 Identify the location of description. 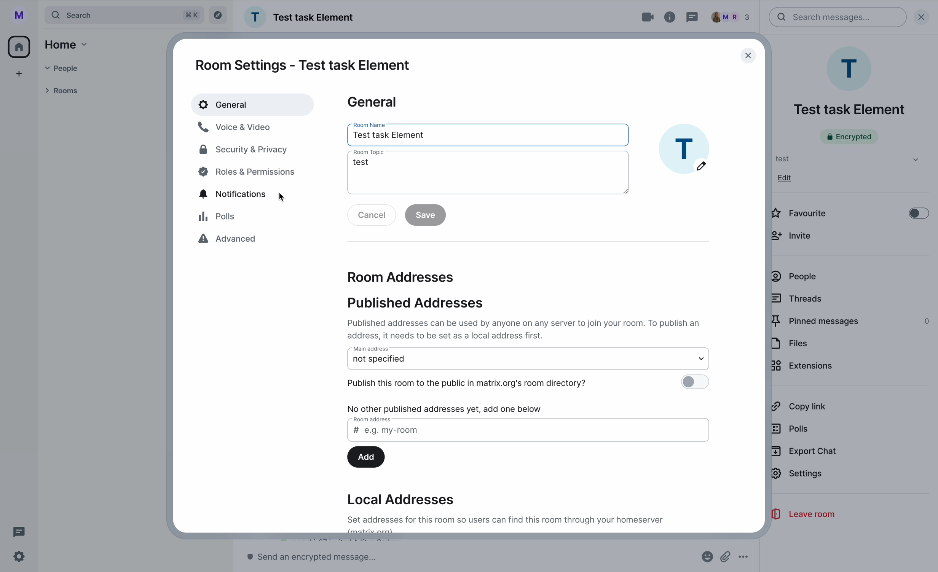
(523, 330).